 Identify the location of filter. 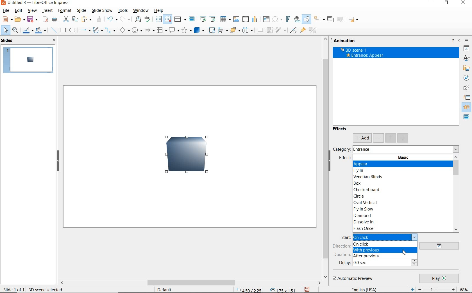
(280, 29).